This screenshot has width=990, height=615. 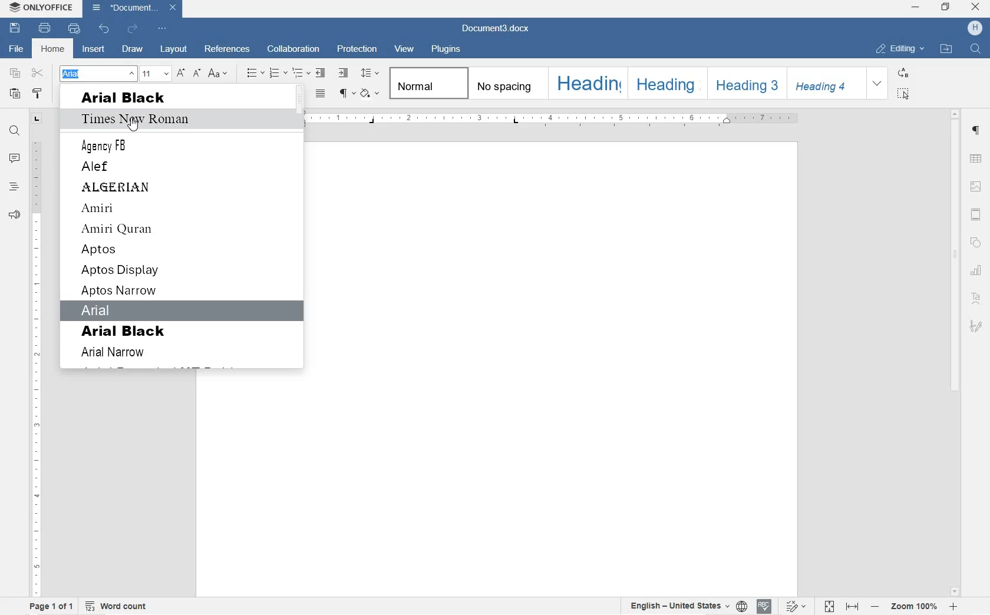 What do you see at coordinates (110, 145) in the screenshot?
I see `Agency FB` at bounding box center [110, 145].